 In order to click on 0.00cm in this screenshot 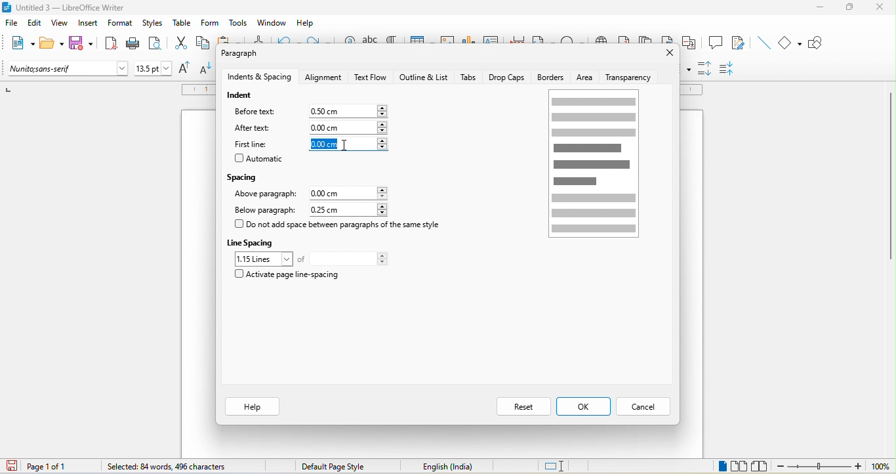, I will do `click(340, 145)`.